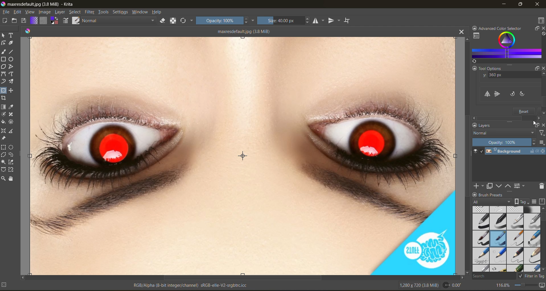  Describe the element at coordinates (495, 76) in the screenshot. I see `y axis` at that location.